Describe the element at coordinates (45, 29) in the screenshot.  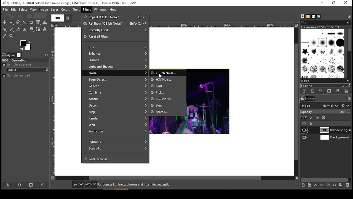
I see `text tool` at that location.